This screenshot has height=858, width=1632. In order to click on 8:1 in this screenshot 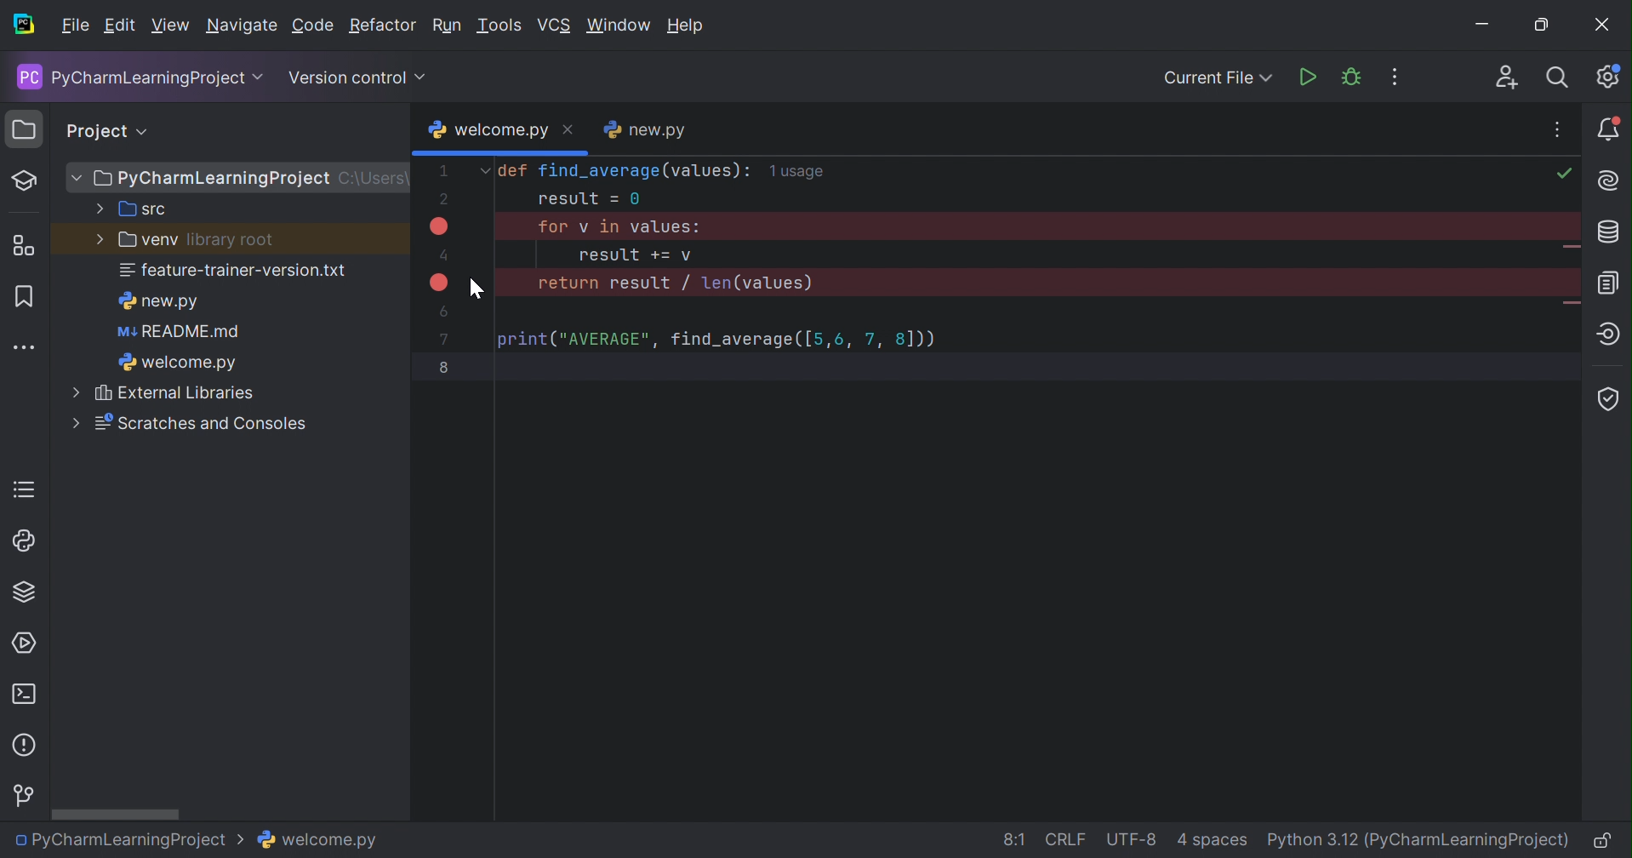, I will do `click(1014, 838)`.